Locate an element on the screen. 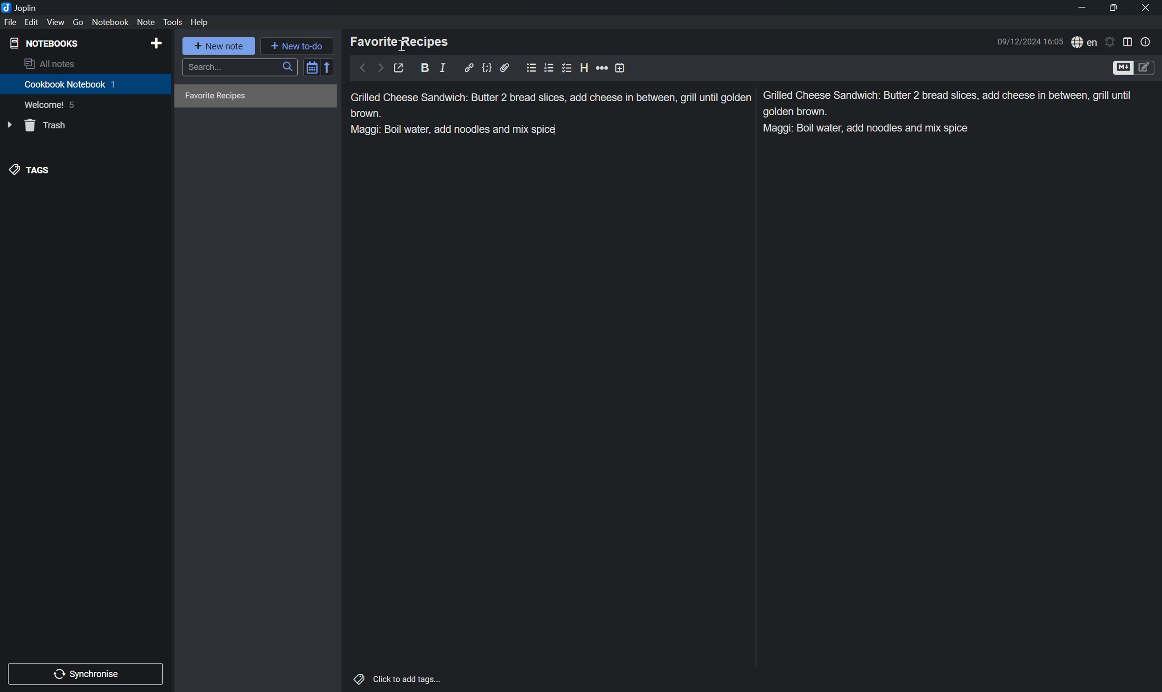 This screenshot has height=692, width=1162. Note is located at coordinates (146, 21).